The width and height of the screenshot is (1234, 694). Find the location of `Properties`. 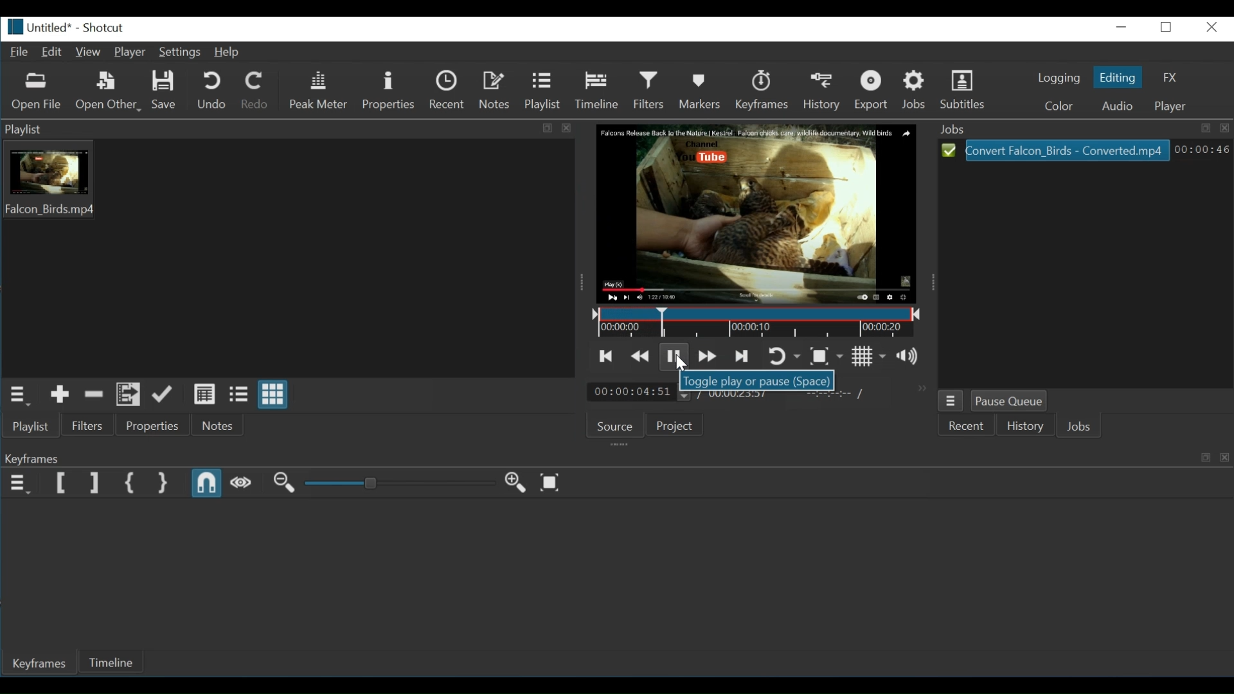

Properties is located at coordinates (156, 424).